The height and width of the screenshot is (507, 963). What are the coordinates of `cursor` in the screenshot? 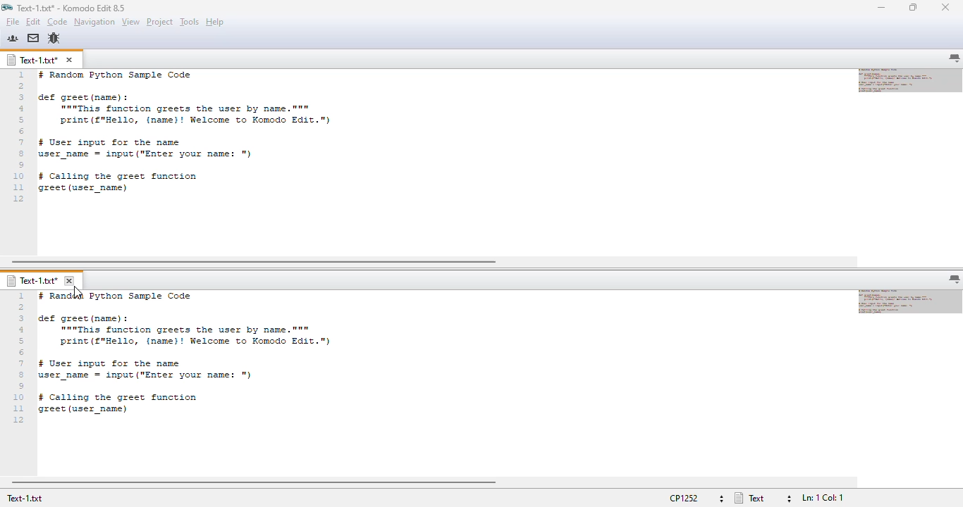 It's located at (77, 293).